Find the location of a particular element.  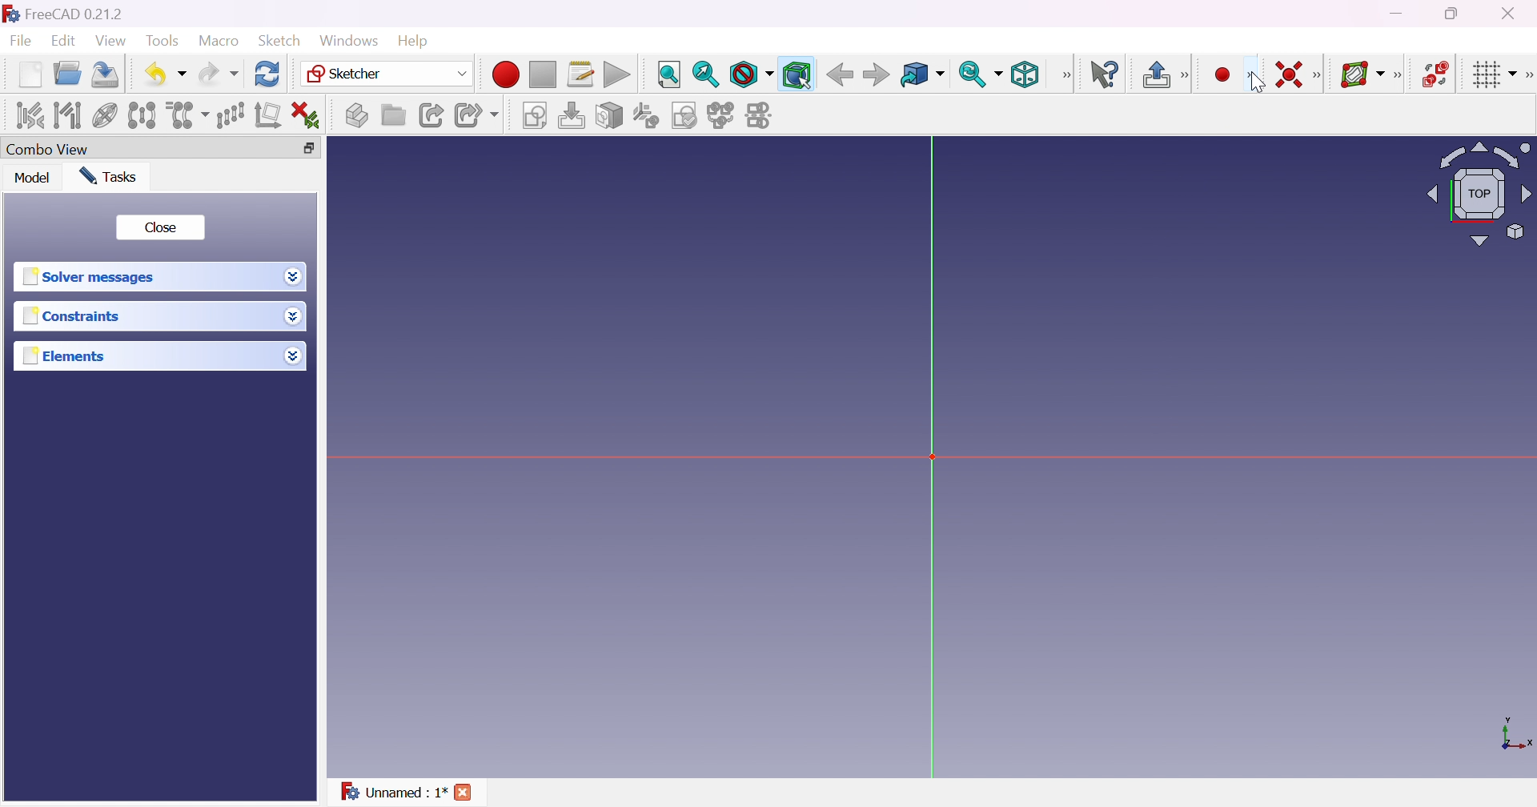

Viewing angle is located at coordinates (1479, 195).